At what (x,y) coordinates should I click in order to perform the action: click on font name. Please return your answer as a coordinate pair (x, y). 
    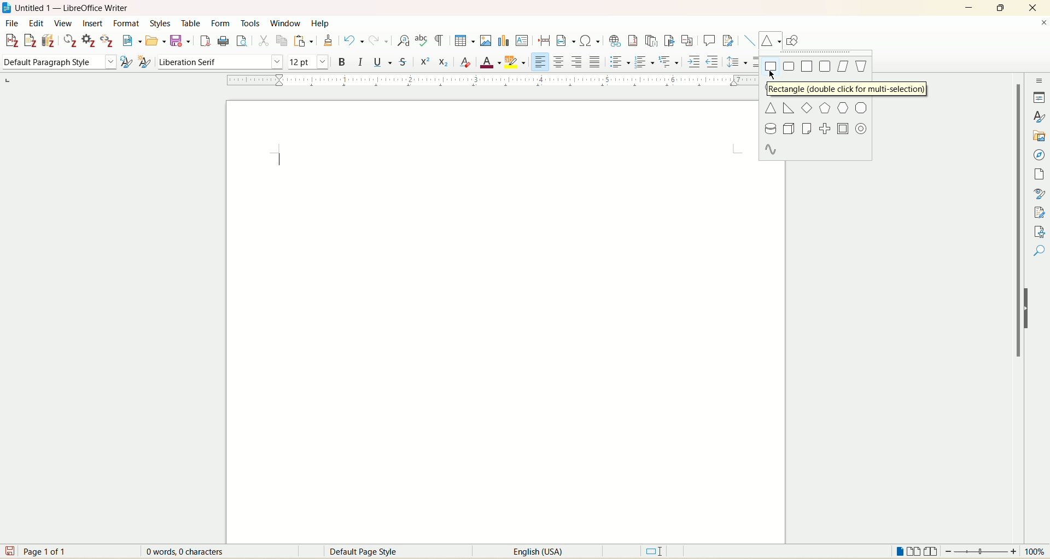
    Looking at the image, I should click on (219, 62).